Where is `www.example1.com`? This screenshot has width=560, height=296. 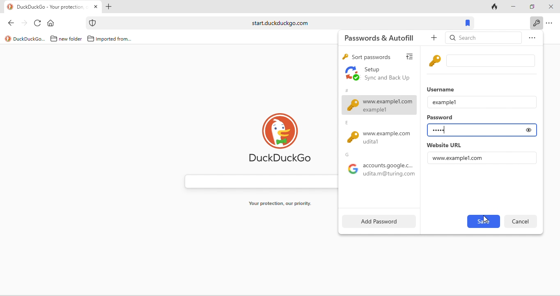
www.example1.com is located at coordinates (379, 105).